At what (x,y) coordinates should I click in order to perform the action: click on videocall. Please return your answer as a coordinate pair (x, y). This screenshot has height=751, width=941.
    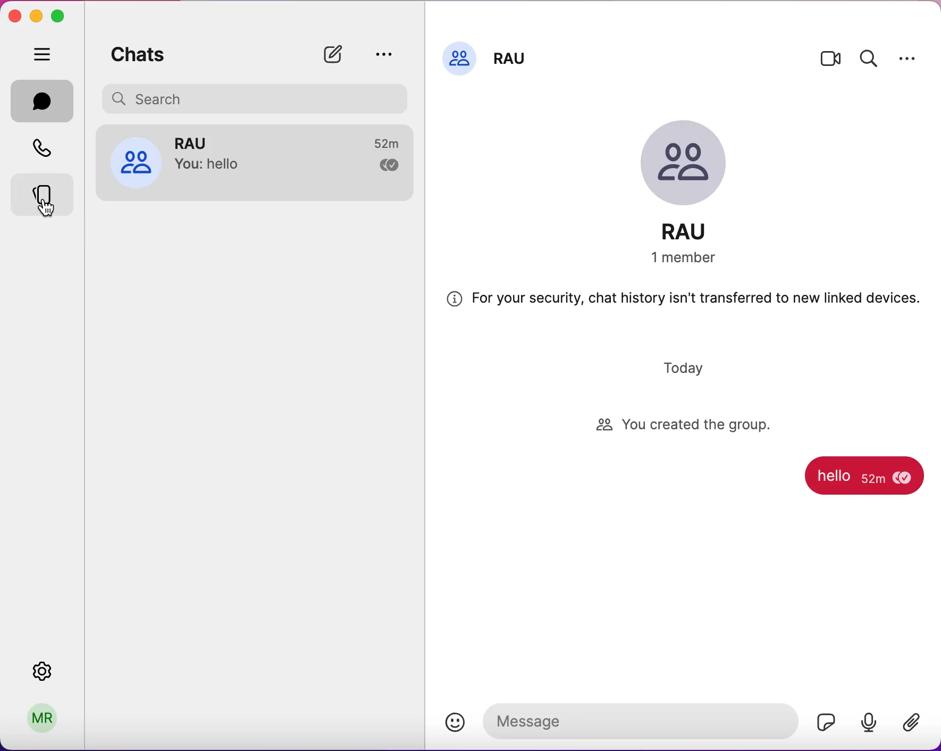
    Looking at the image, I should click on (829, 64).